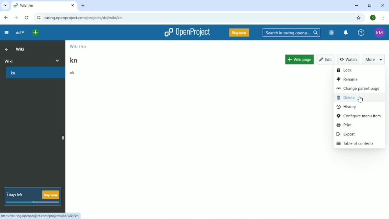  Describe the element at coordinates (347, 107) in the screenshot. I see `History` at that location.